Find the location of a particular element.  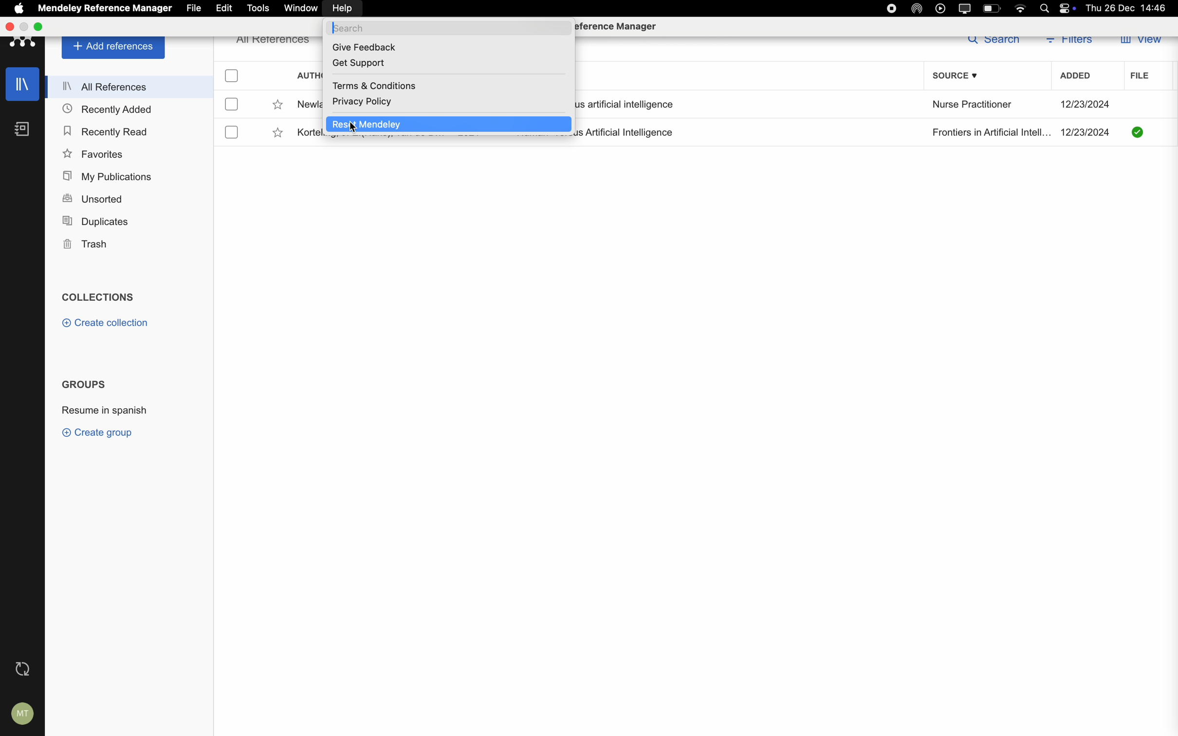

battery is located at coordinates (992, 8).